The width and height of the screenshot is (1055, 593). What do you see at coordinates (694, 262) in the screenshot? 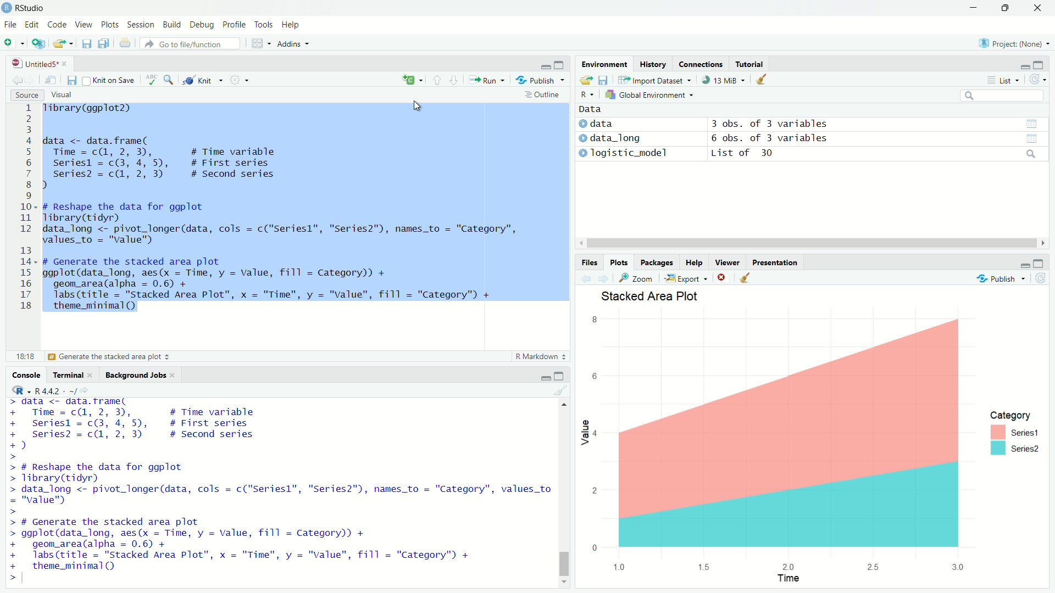
I see `Help.` at bounding box center [694, 262].